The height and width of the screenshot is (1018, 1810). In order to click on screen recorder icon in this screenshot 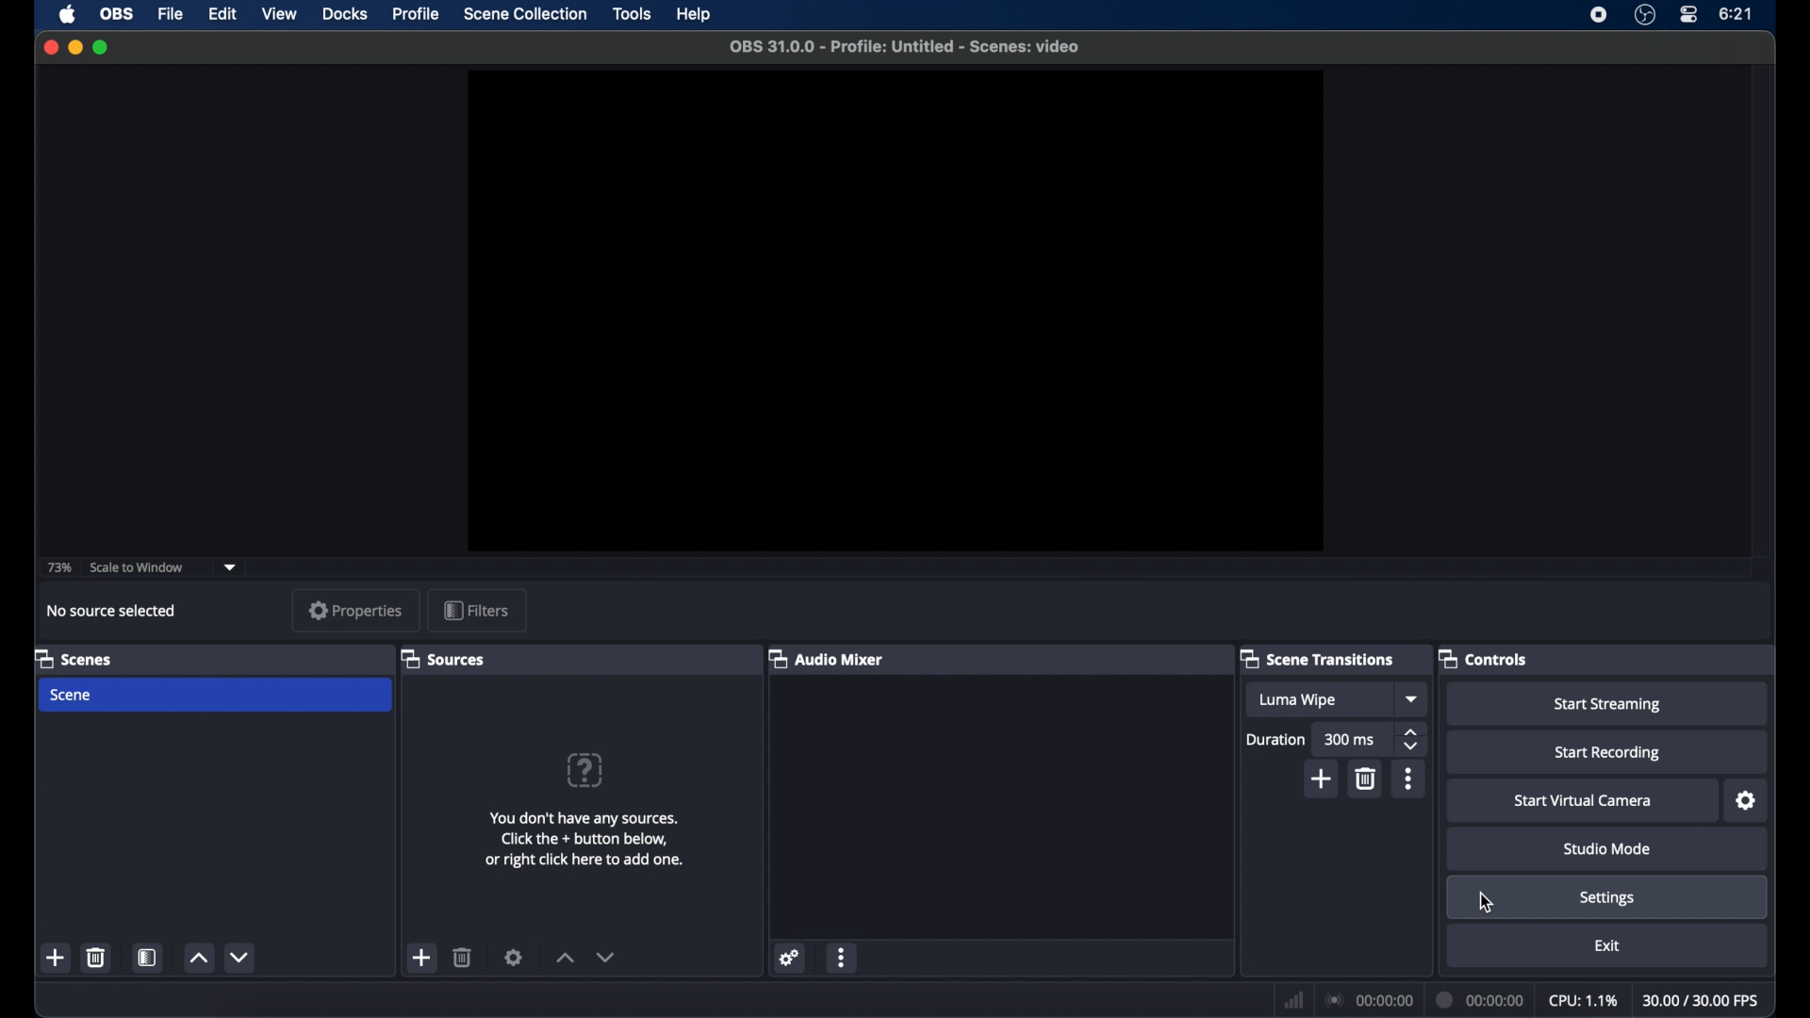, I will do `click(1599, 14)`.